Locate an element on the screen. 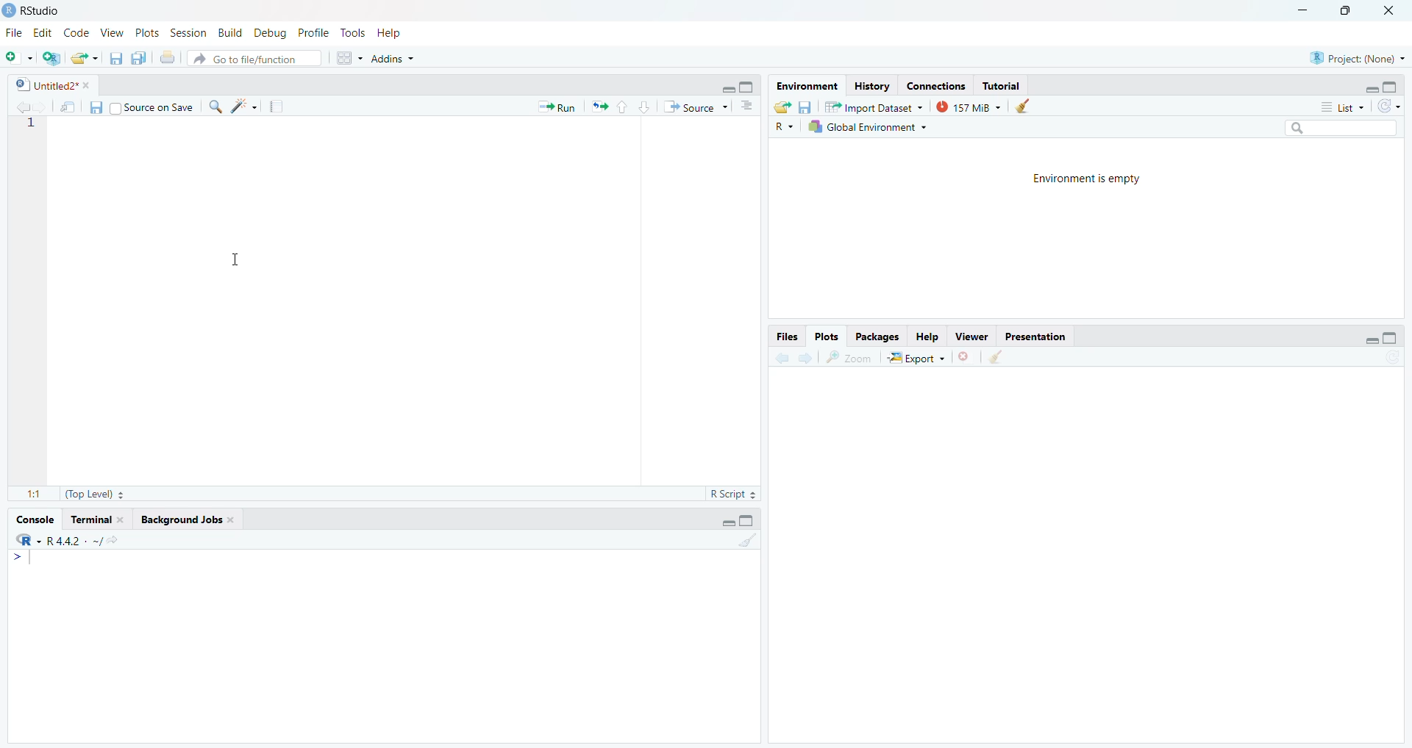  Untitled2* is located at coordinates (44, 83).